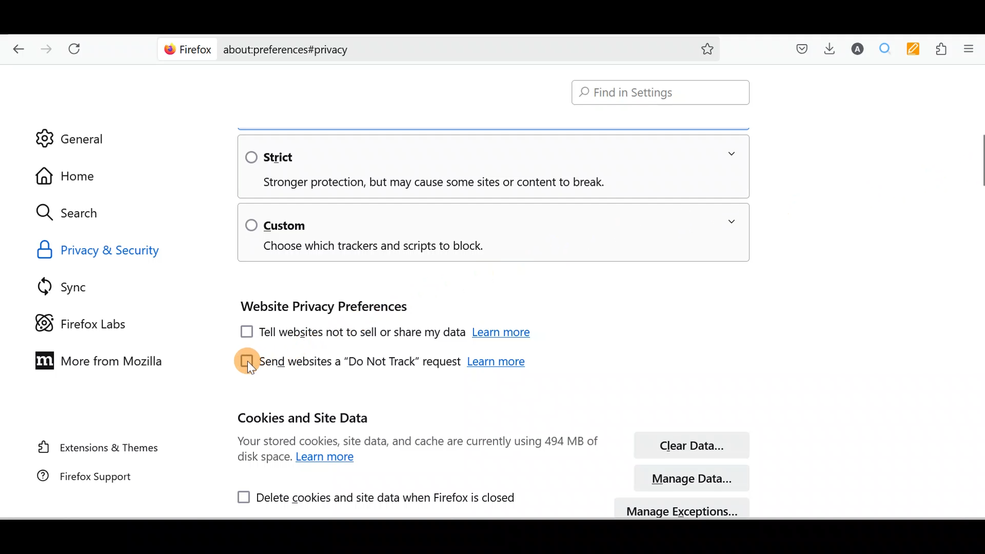 This screenshot has height=554, width=985. Describe the element at coordinates (972, 49) in the screenshot. I see `Open application menu` at that location.